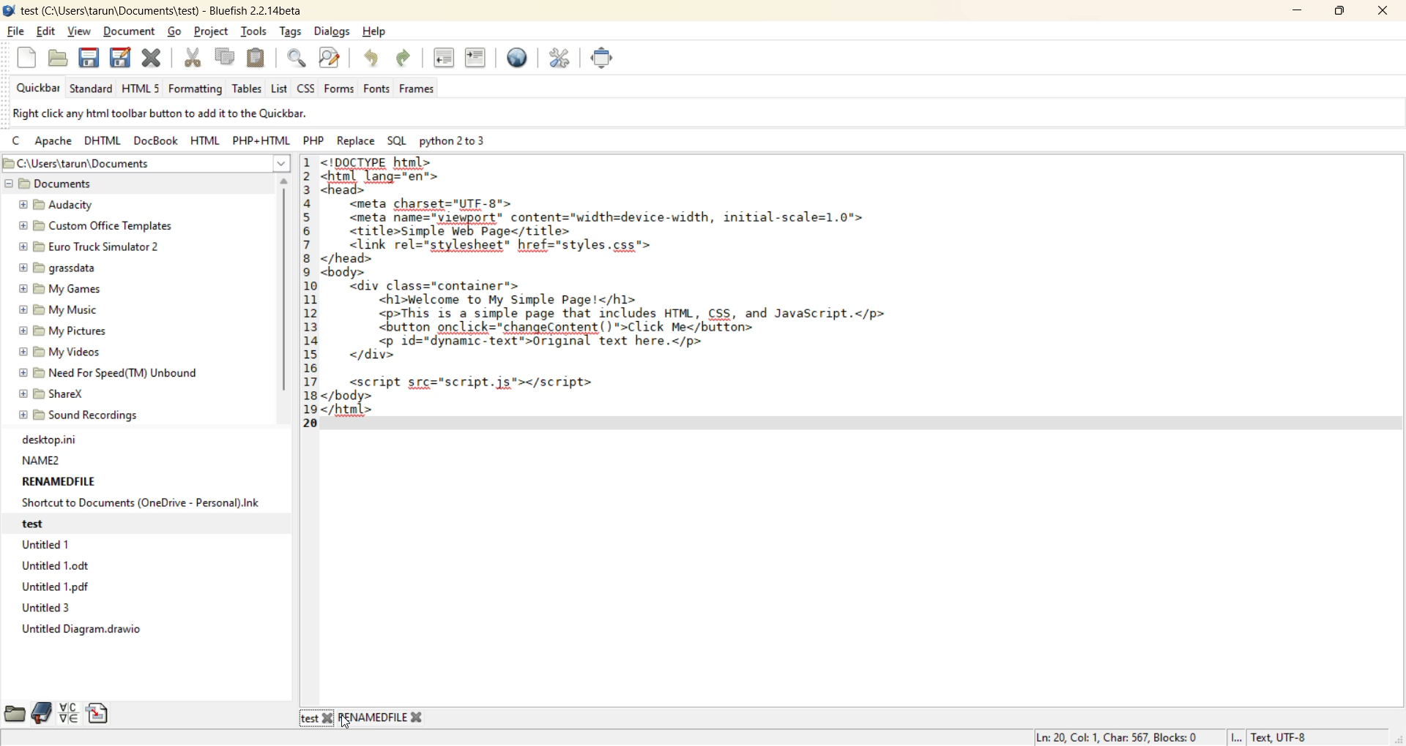 The width and height of the screenshot is (1406, 746). I want to click on undo, so click(373, 59).